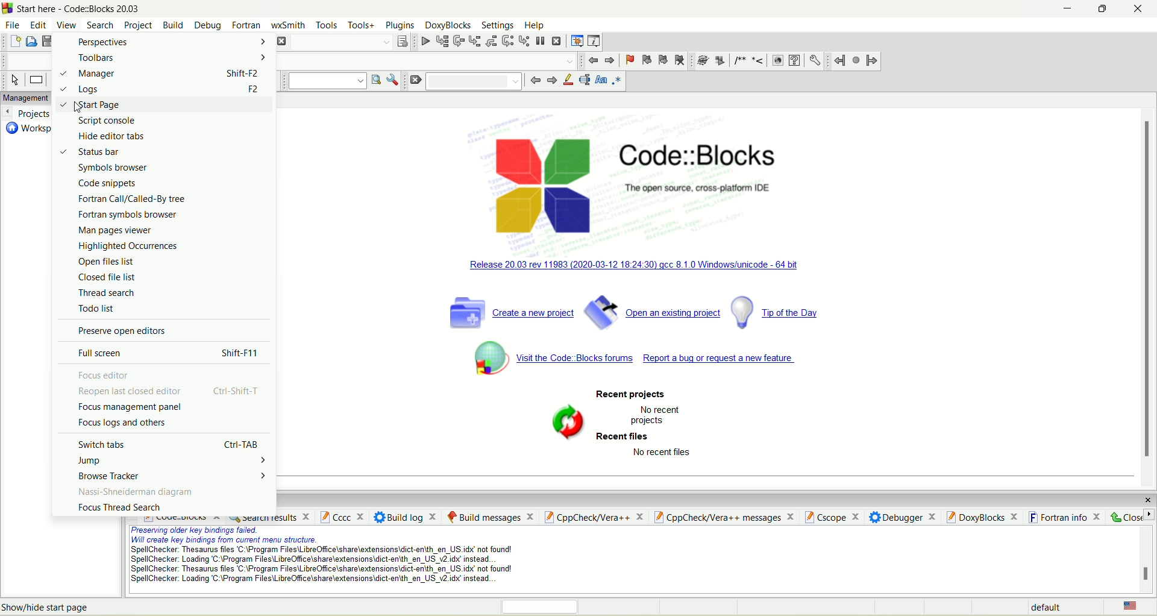 The image size is (1157, 616). I want to click on search, so click(101, 26).